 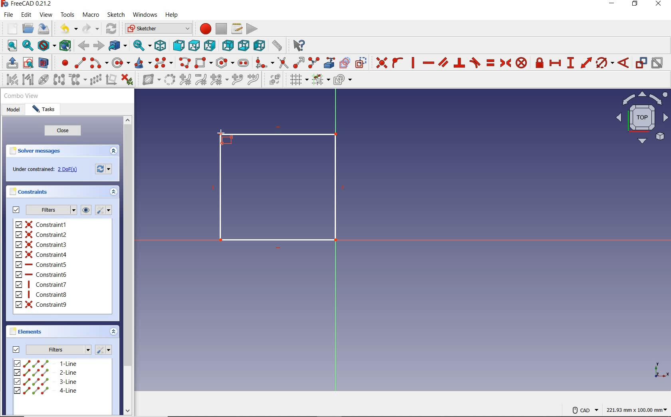 What do you see at coordinates (31, 192) in the screenshot?
I see `constraints` at bounding box center [31, 192].